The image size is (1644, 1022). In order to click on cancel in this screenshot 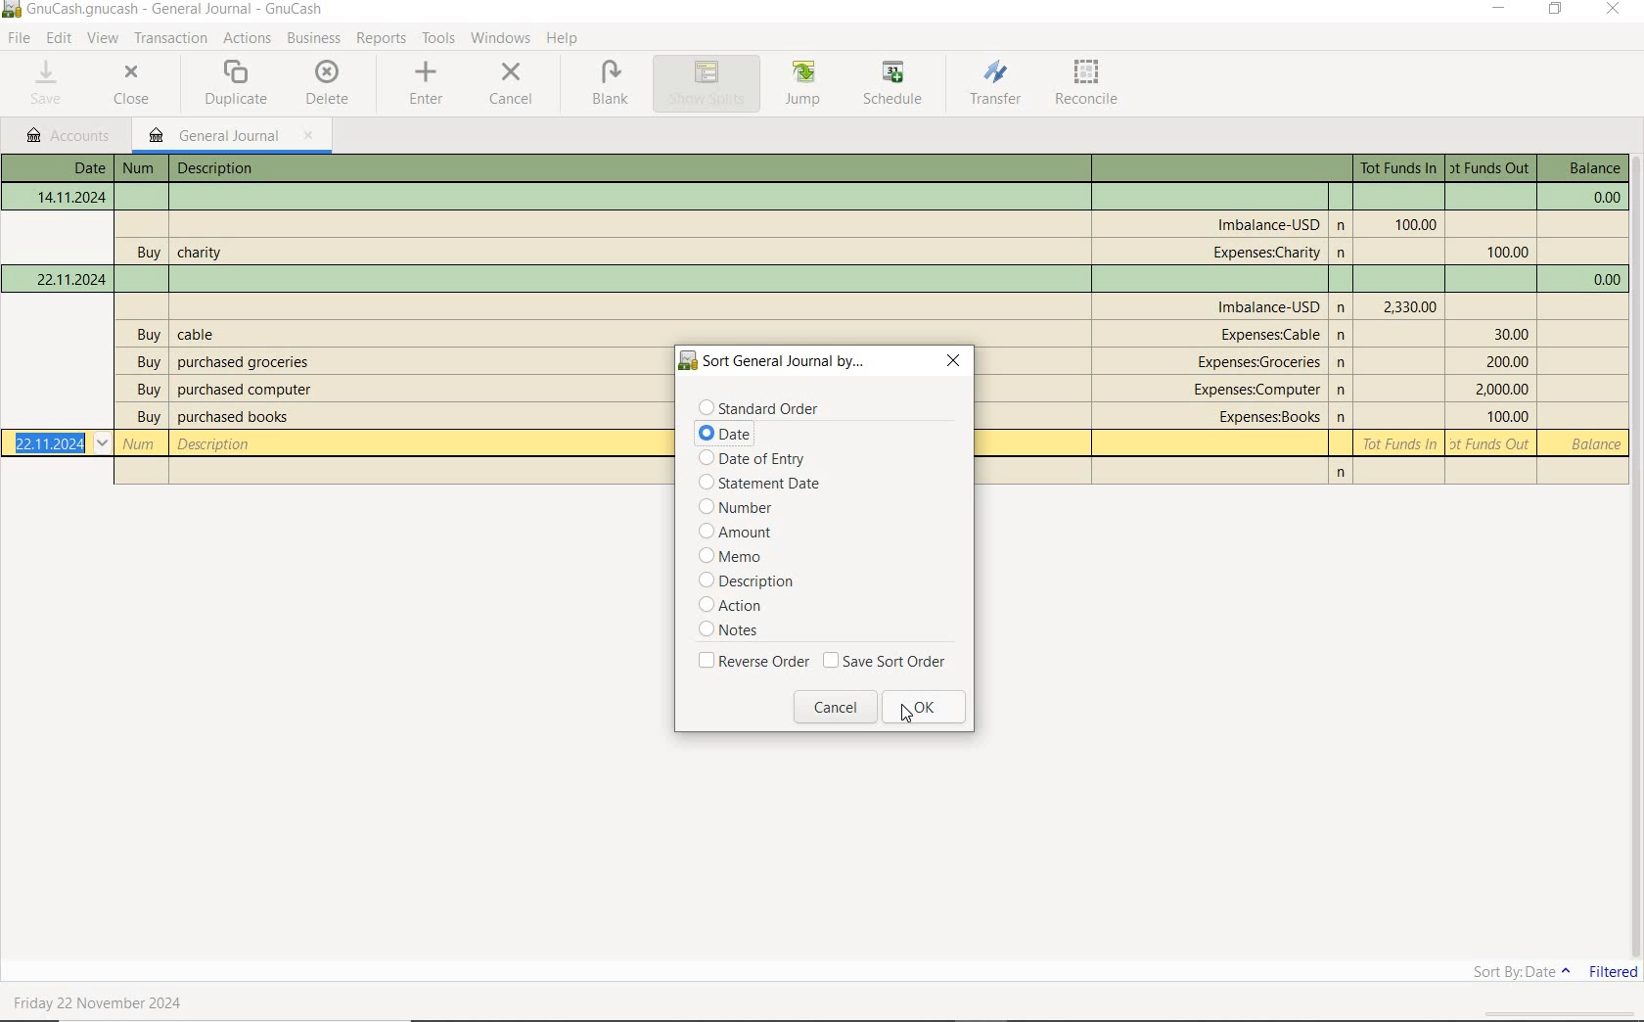, I will do `click(835, 709)`.